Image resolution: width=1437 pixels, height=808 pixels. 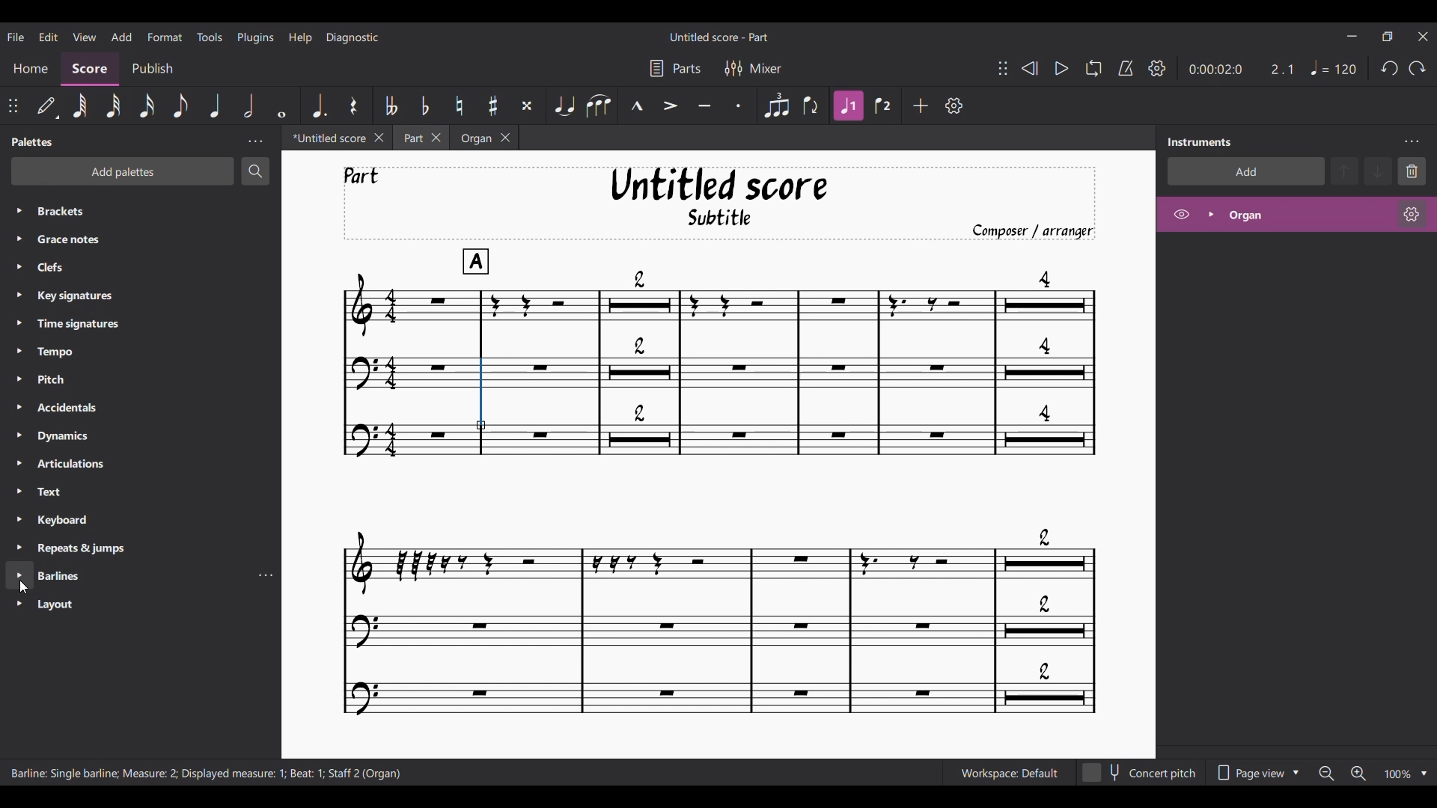 What do you see at coordinates (1358, 774) in the screenshot?
I see `Zoom in` at bounding box center [1358, 774].